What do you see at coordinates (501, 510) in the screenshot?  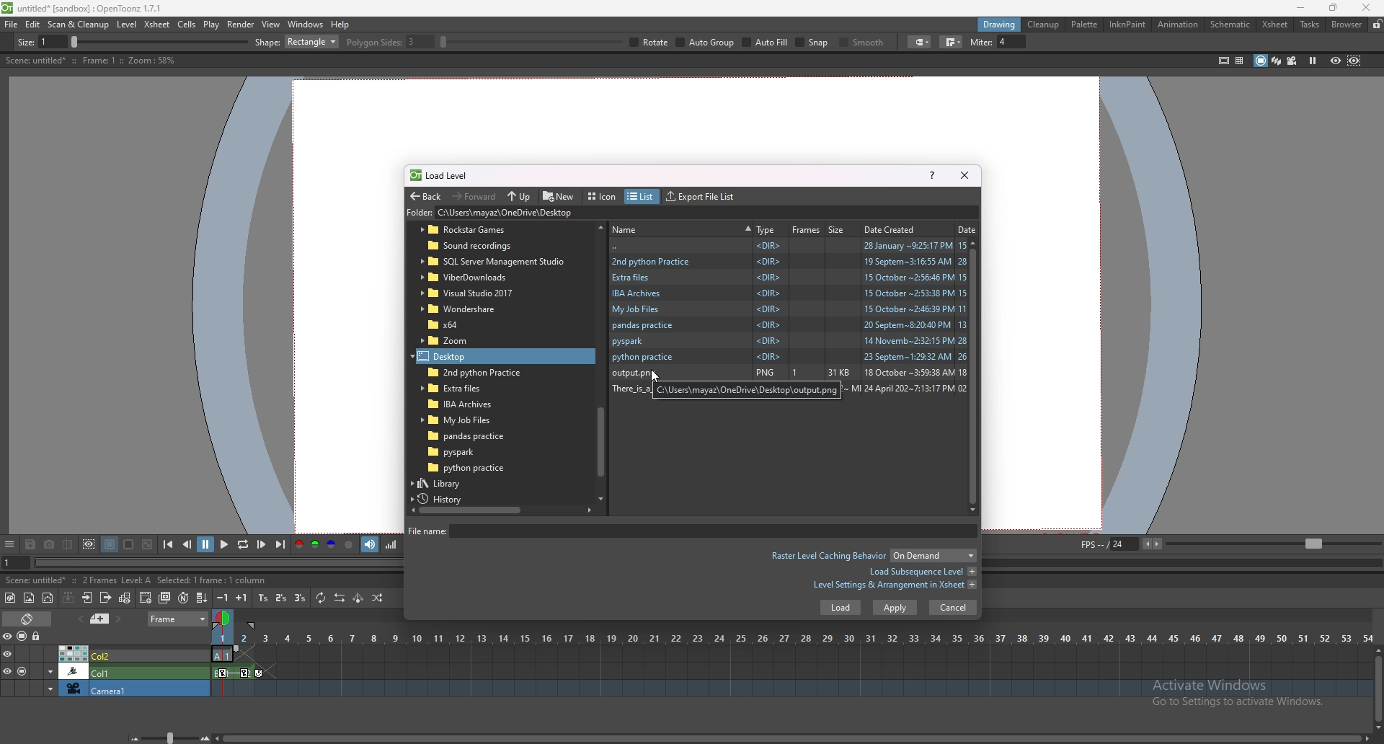 I see `scroll bar` at bounding box center [501, 510].